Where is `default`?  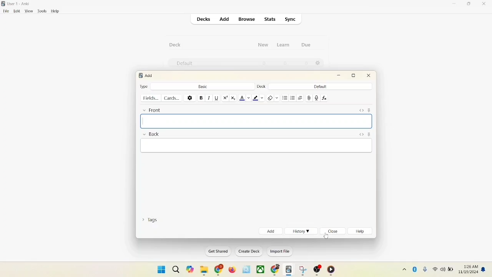 default is located at coordinates (183, 64).